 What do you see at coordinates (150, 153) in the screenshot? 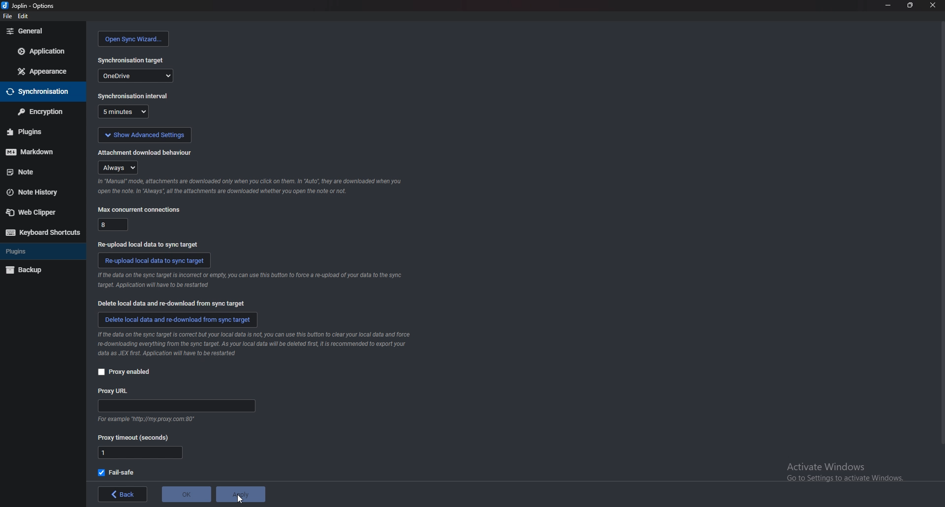
I see `attachment download behaviour` at bounding box center [150, 153].